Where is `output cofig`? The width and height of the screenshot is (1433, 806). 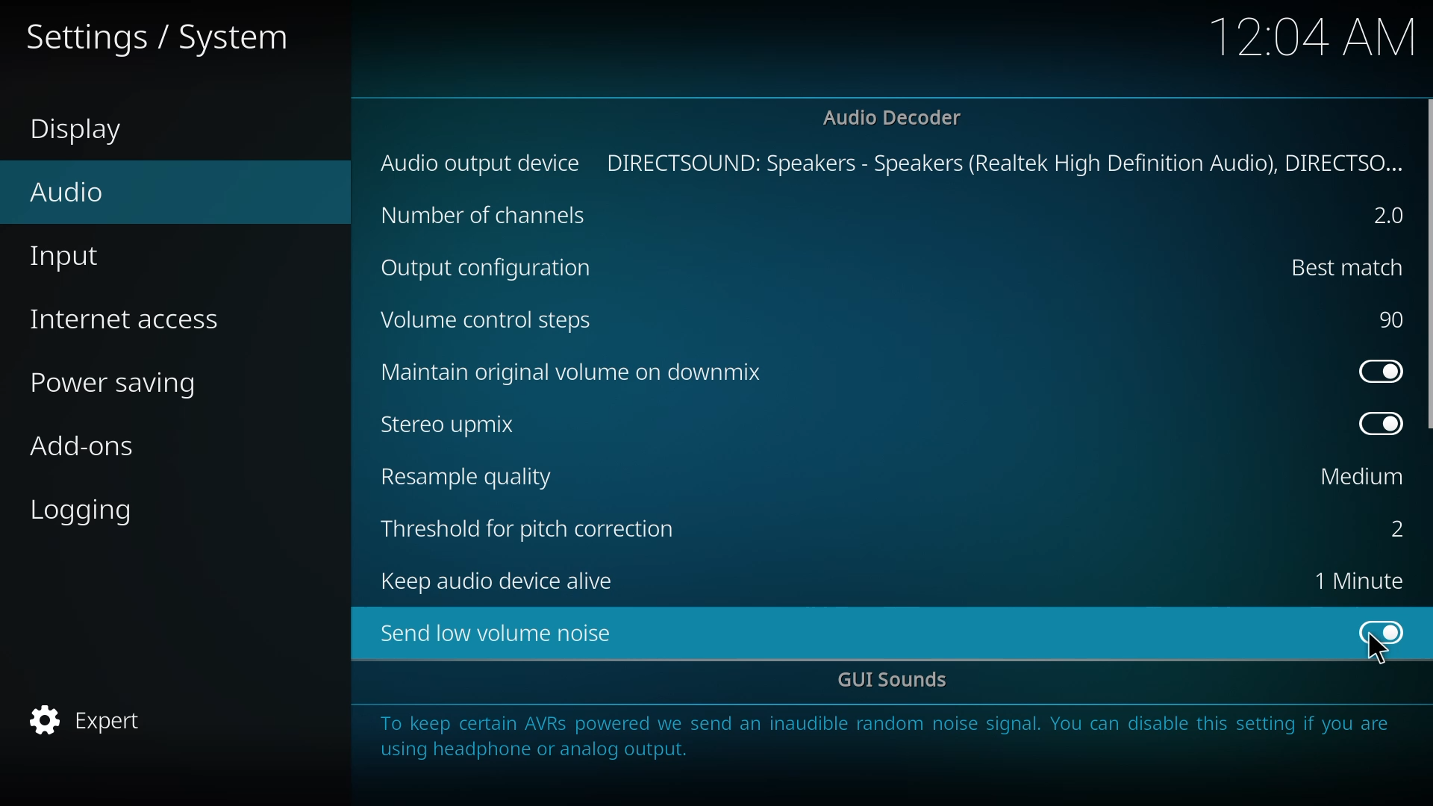
output cofig is located at coordinates (489, 266).